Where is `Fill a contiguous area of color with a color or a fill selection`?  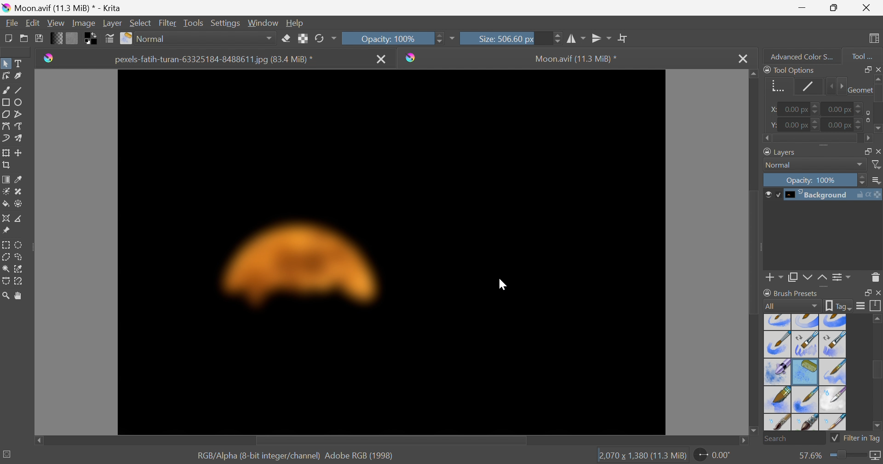
Fill a contiguous area of color with a color or a fill selection is located at coordinates (6, 203).